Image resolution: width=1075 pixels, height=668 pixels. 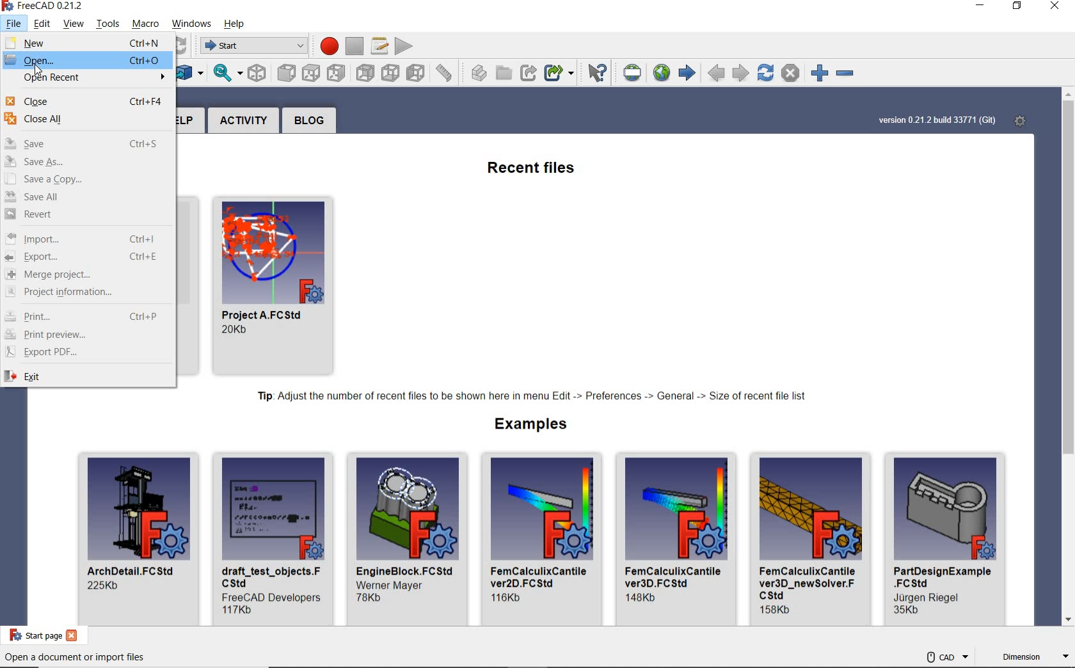 I want to click on SAVE ALL, so click(x=86, y=198).